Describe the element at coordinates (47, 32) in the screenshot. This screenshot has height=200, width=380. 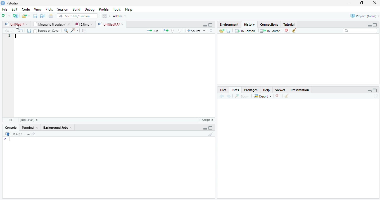
I see `Source on Save` at that location.